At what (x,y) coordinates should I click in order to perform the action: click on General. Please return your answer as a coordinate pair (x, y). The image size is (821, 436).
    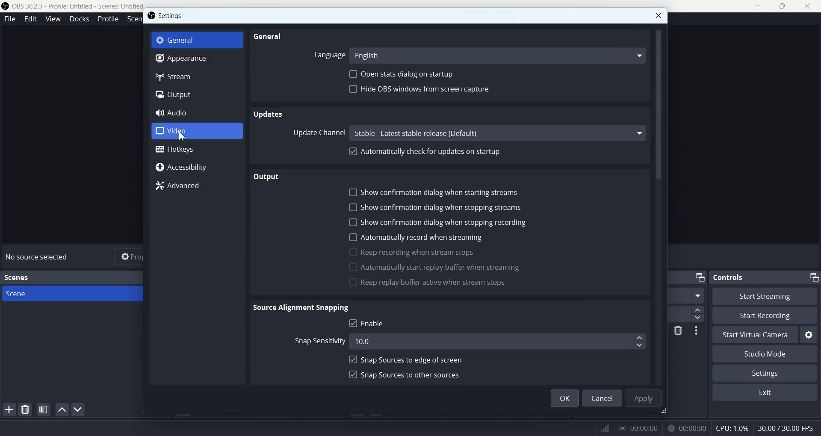
    Looking at the image, I should click on (198, 39).